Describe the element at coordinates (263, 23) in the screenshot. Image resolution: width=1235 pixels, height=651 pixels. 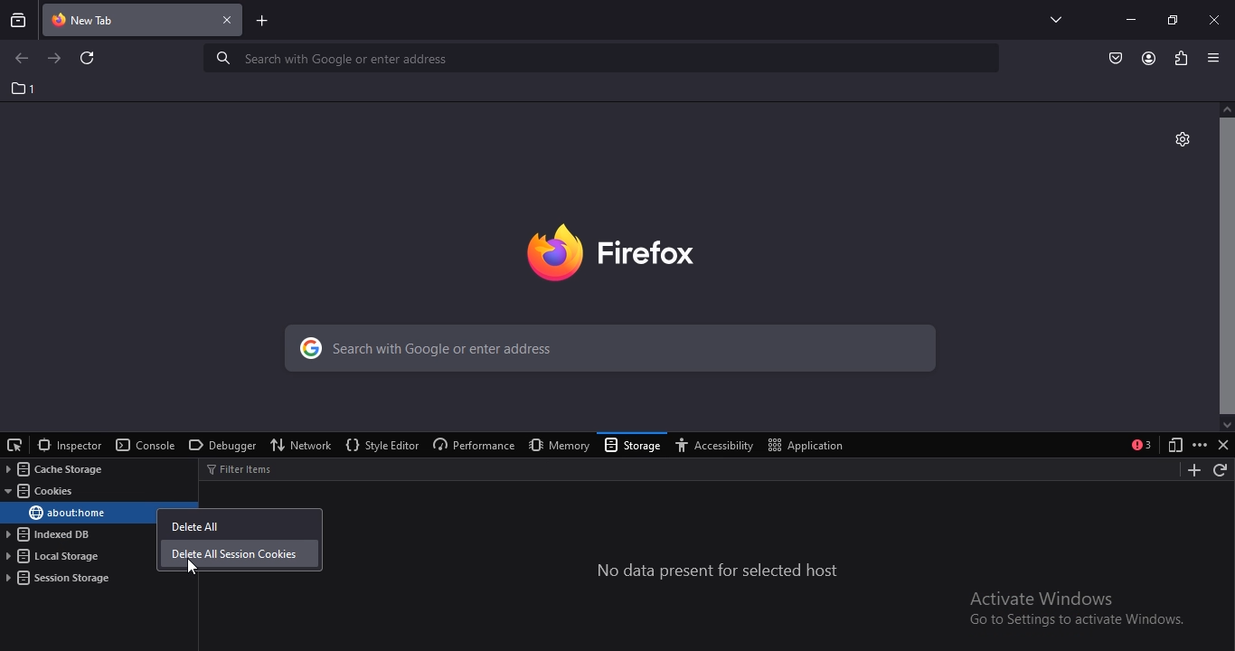
I see `new tab` at that location.